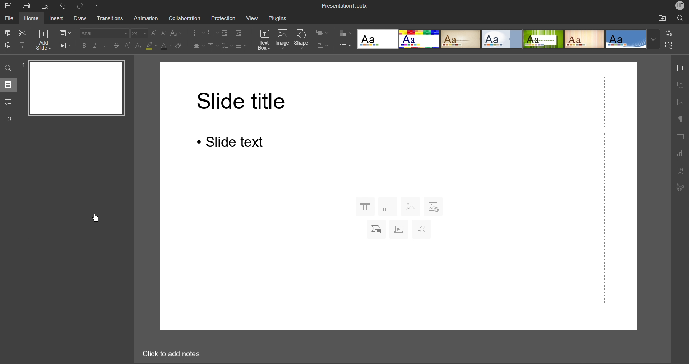  I want to click on Line Spacing, so click(226, 45).